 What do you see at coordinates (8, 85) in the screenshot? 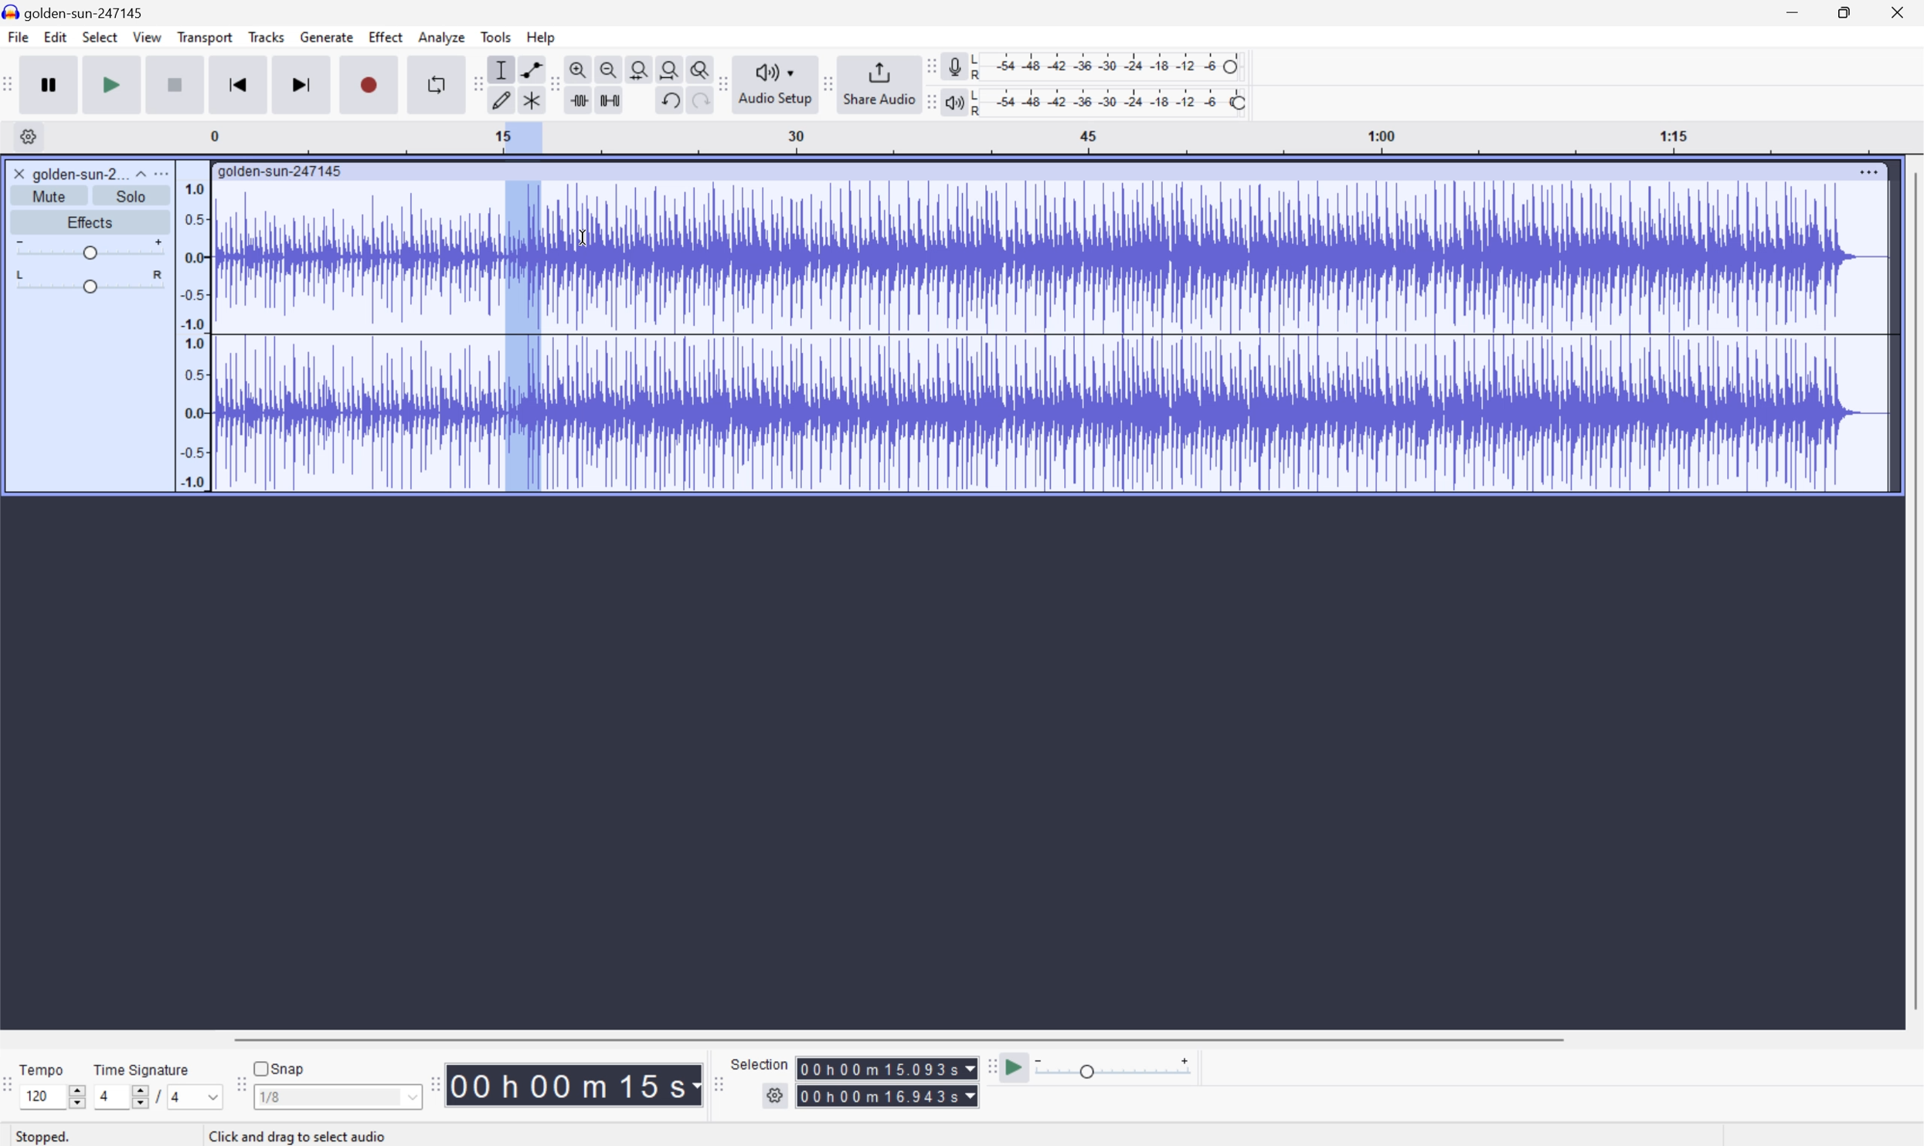
I see `Audacity transport layer toolbar` at bounding box center [8, 85].